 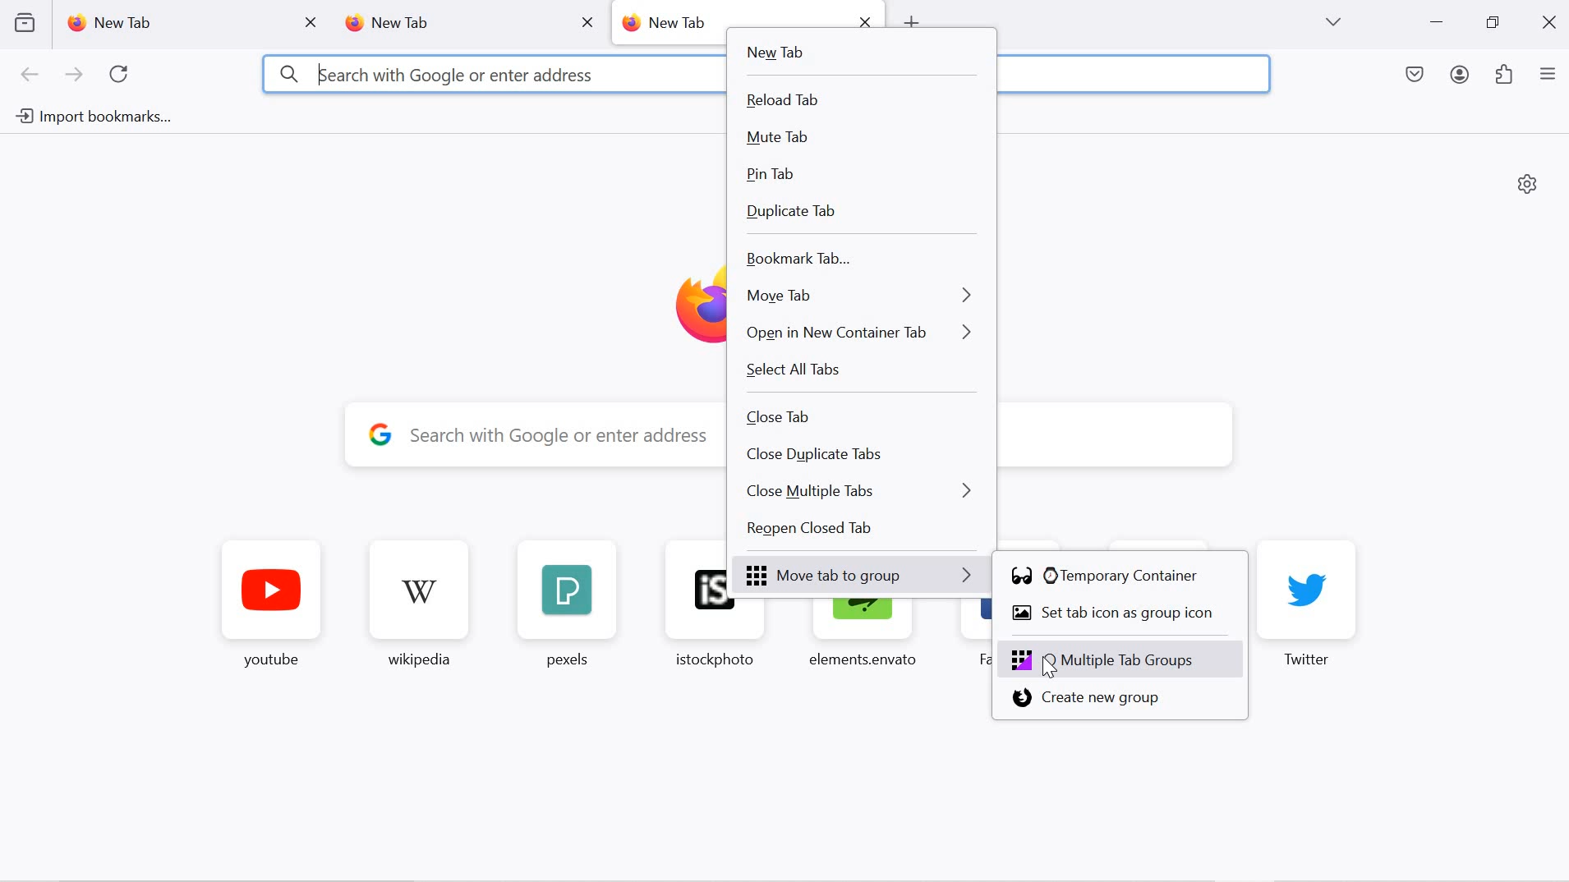 I want to click on Firefox logo, so click(x=692, y=305).